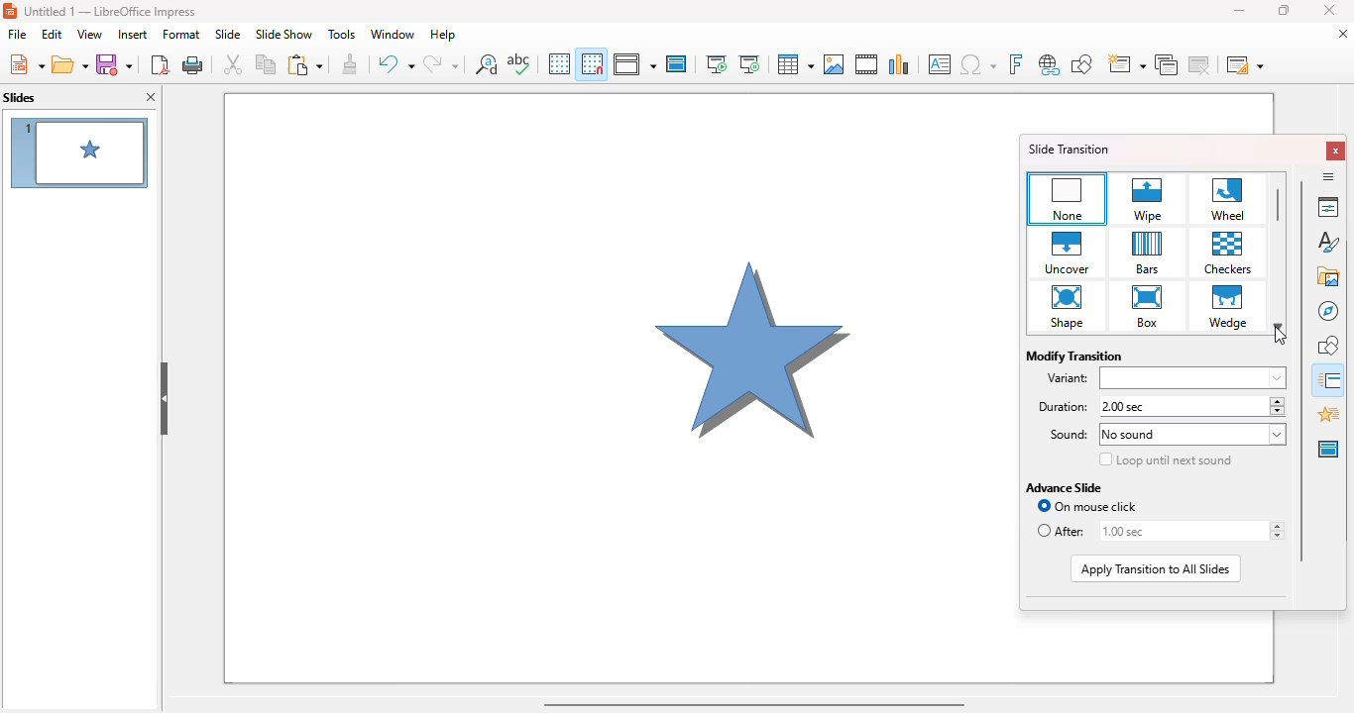  What do you see at coordinates (393, 35) in the screenshot?
I see `window` at bounding box center [393, 35].